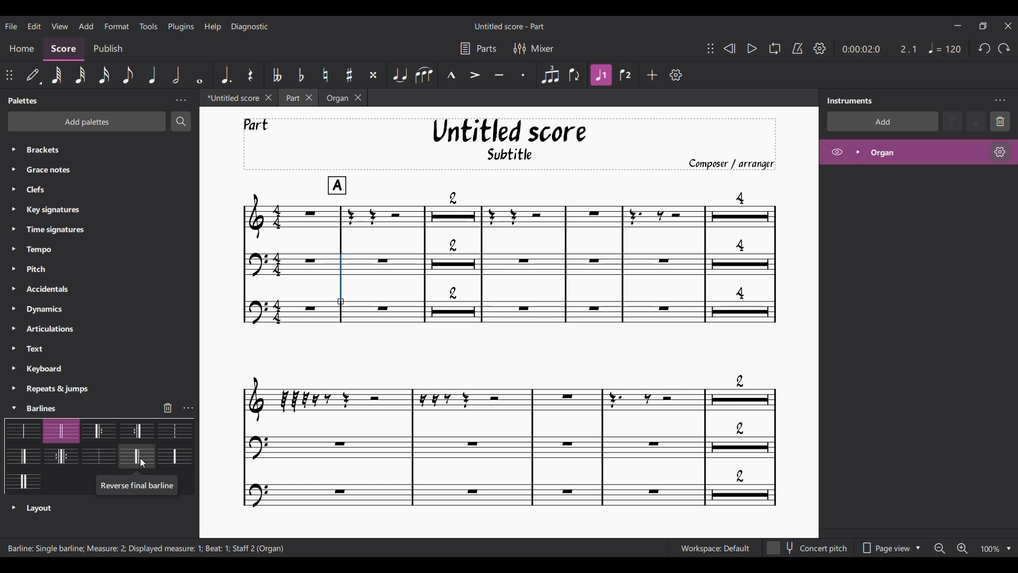  I want to click on Barline palette options, so click(99, 449).